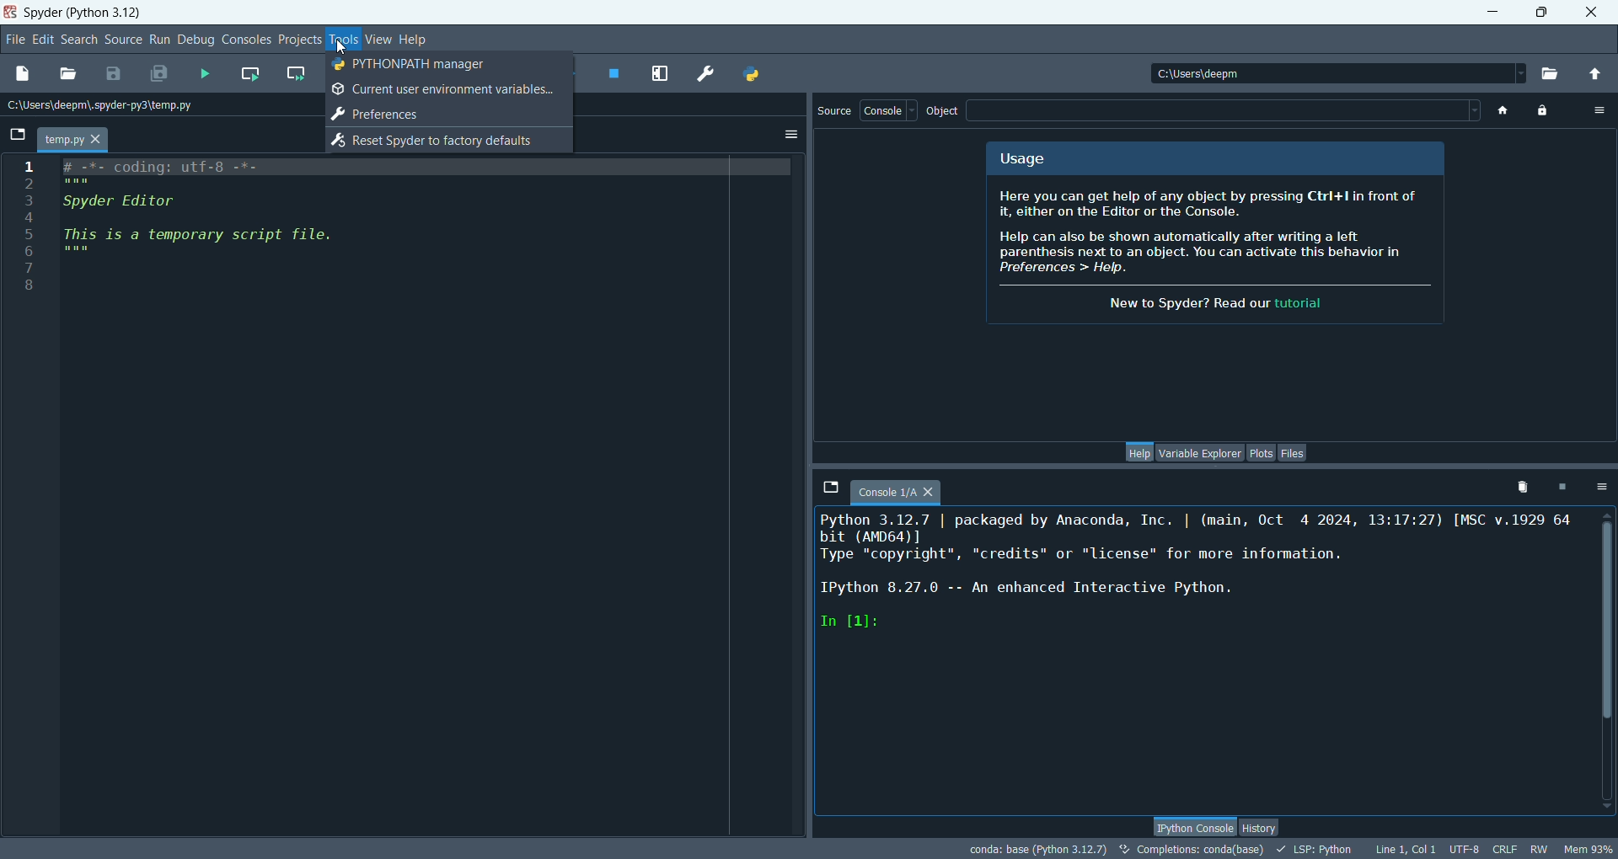 This screenshot has width=1618, height=859. Describe the element at coordinates (1199, 583) in the screenshot. I see `console text` at that location.